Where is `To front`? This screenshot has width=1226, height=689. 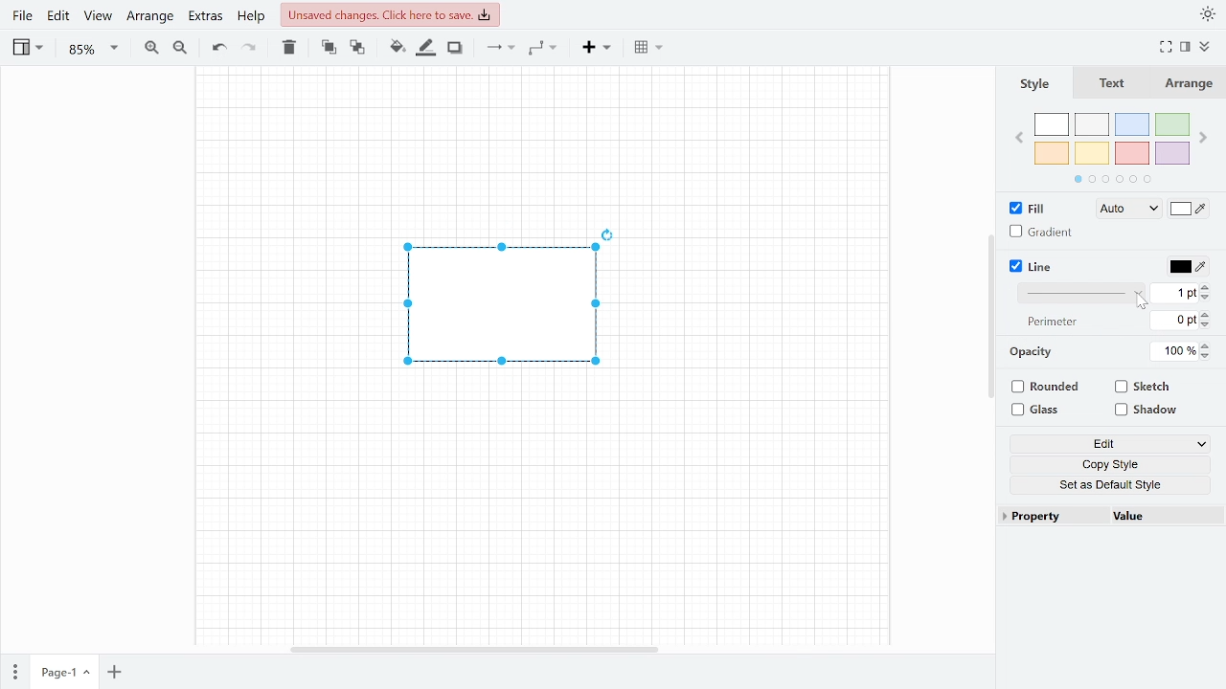
To front is located at coordinates (329, 48).